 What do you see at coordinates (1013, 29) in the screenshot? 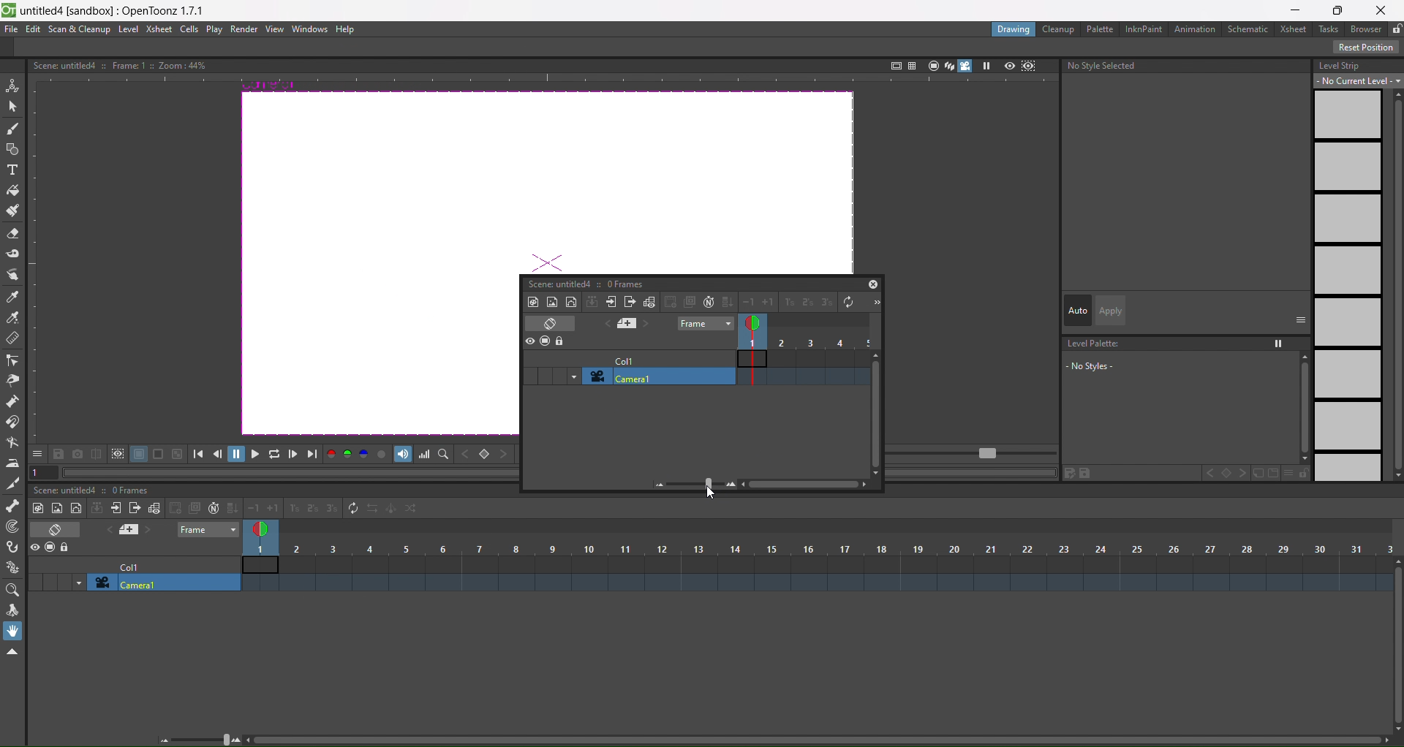
I see `drawing` at bounding box center [1013, 29].